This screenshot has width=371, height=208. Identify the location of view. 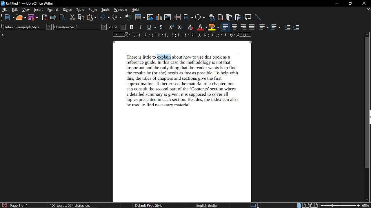
(26, 10).